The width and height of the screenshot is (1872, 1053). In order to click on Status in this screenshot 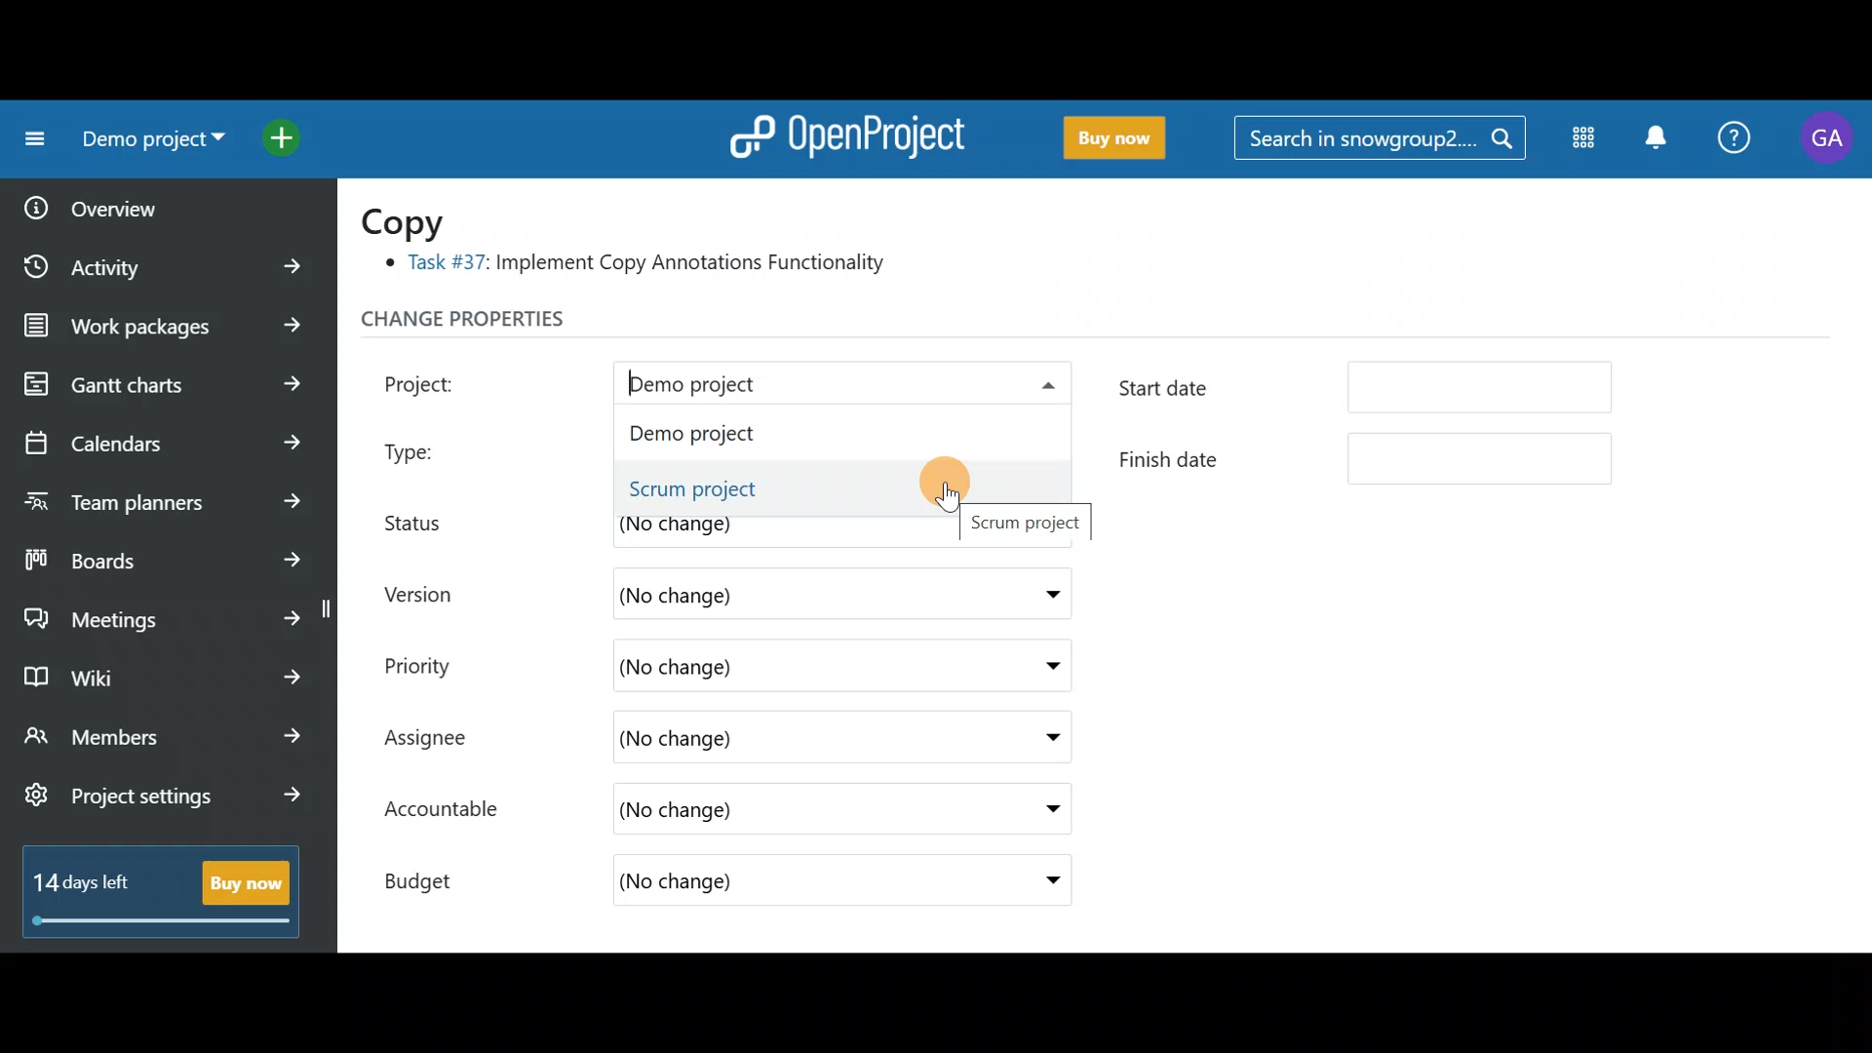, I will do `click(429, 520)`.